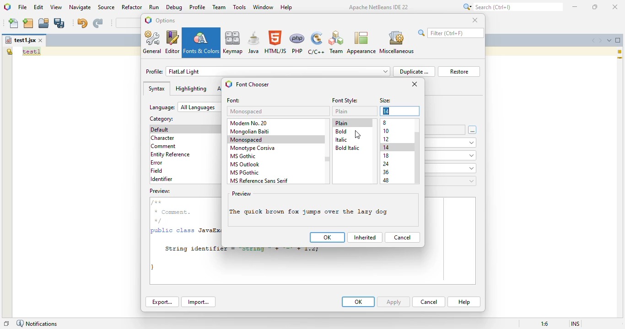 The image size is (625, 329). Describe the element at coordinates (259, 180) in the screenshot. I see `MS reference sans serif` at that location.